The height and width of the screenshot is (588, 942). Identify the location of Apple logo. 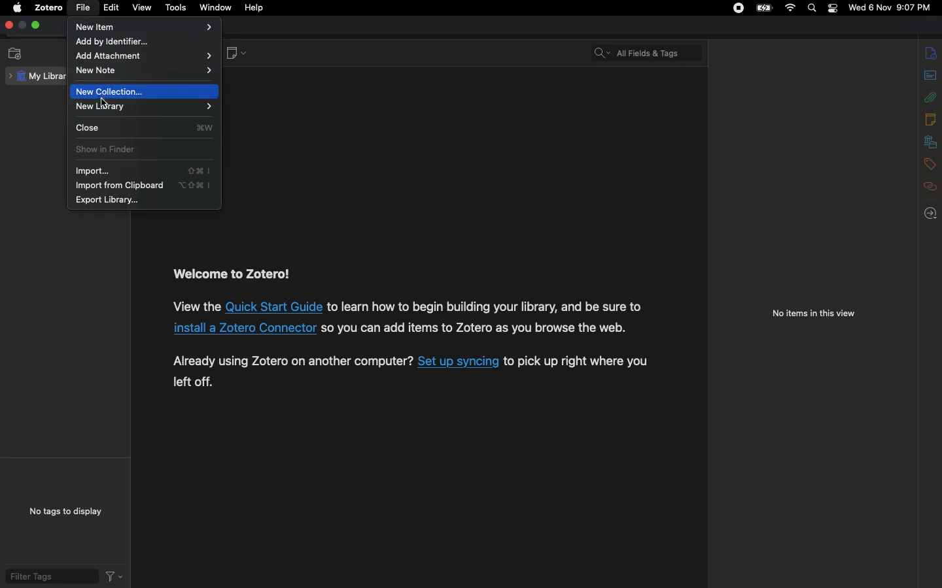
(16, 8).